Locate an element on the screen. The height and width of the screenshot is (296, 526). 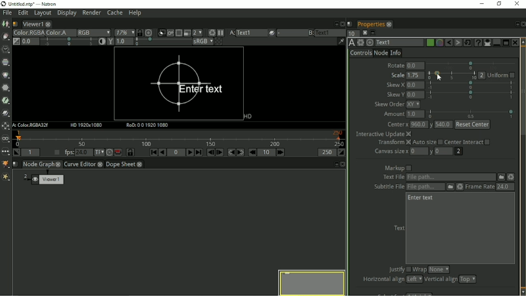
Maximize is located at coordinates (506, 43).